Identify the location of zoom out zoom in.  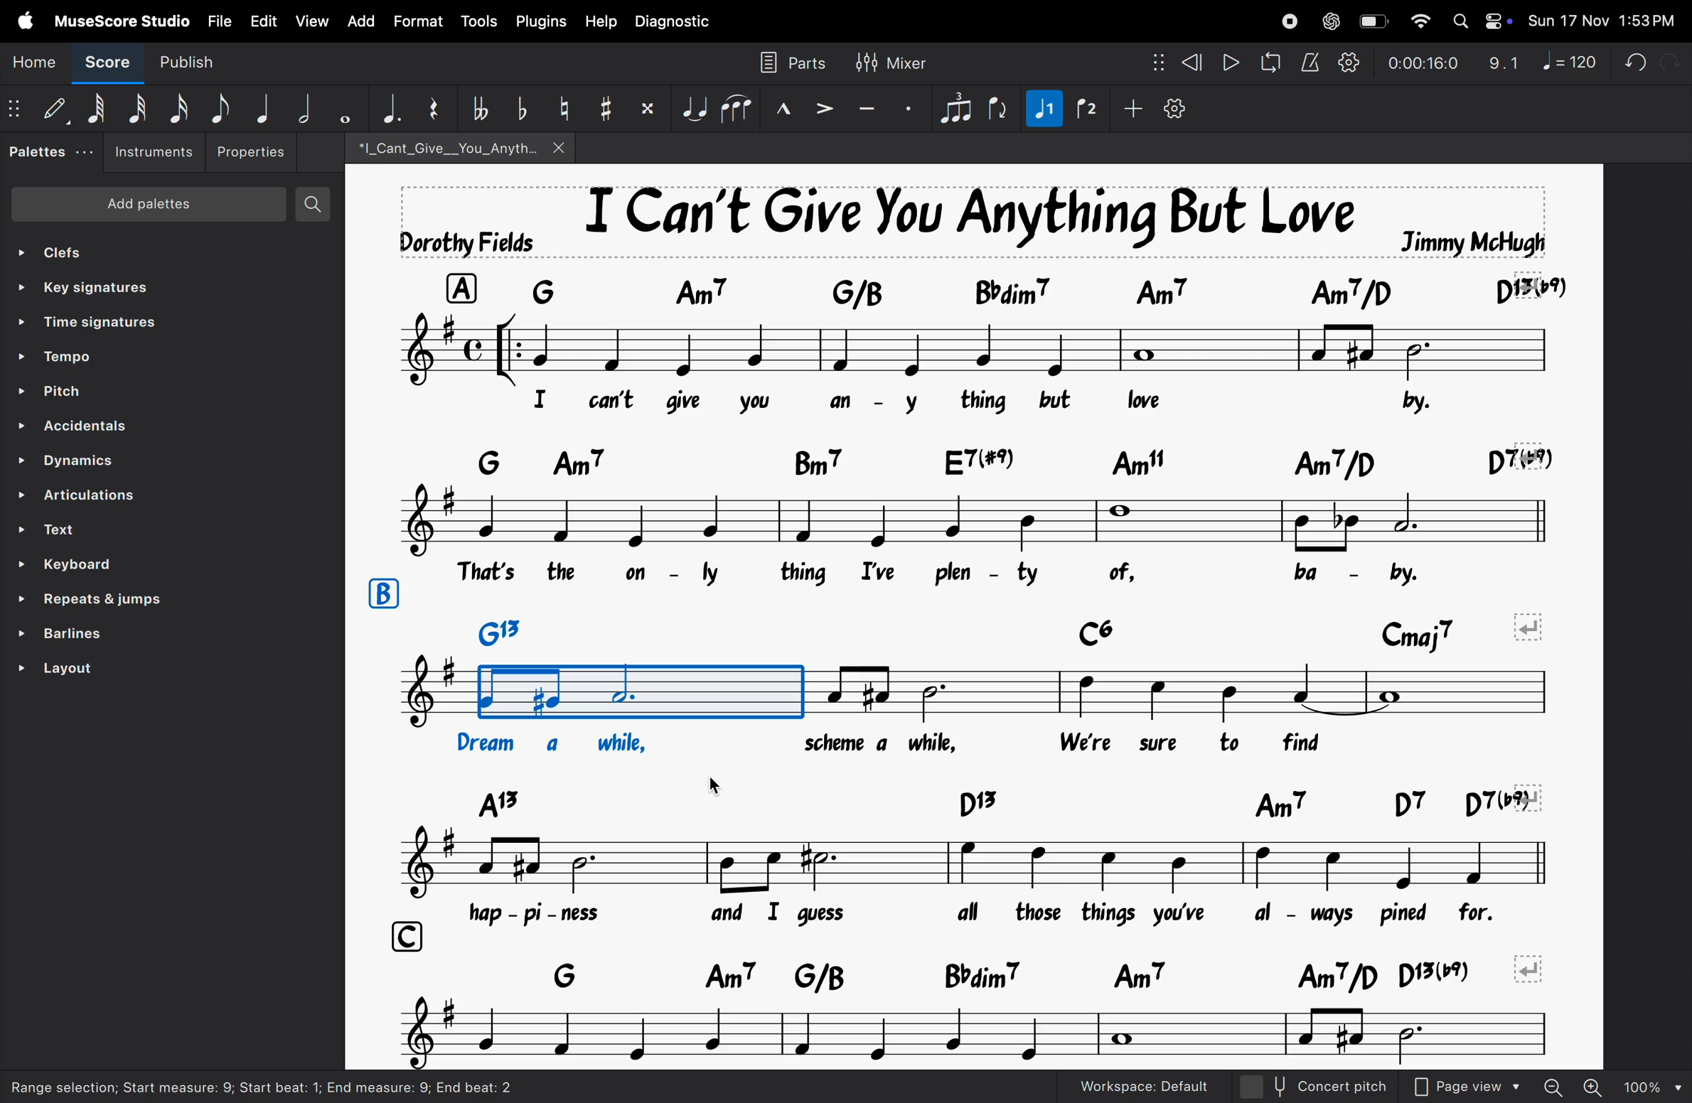
(1602, 1087).